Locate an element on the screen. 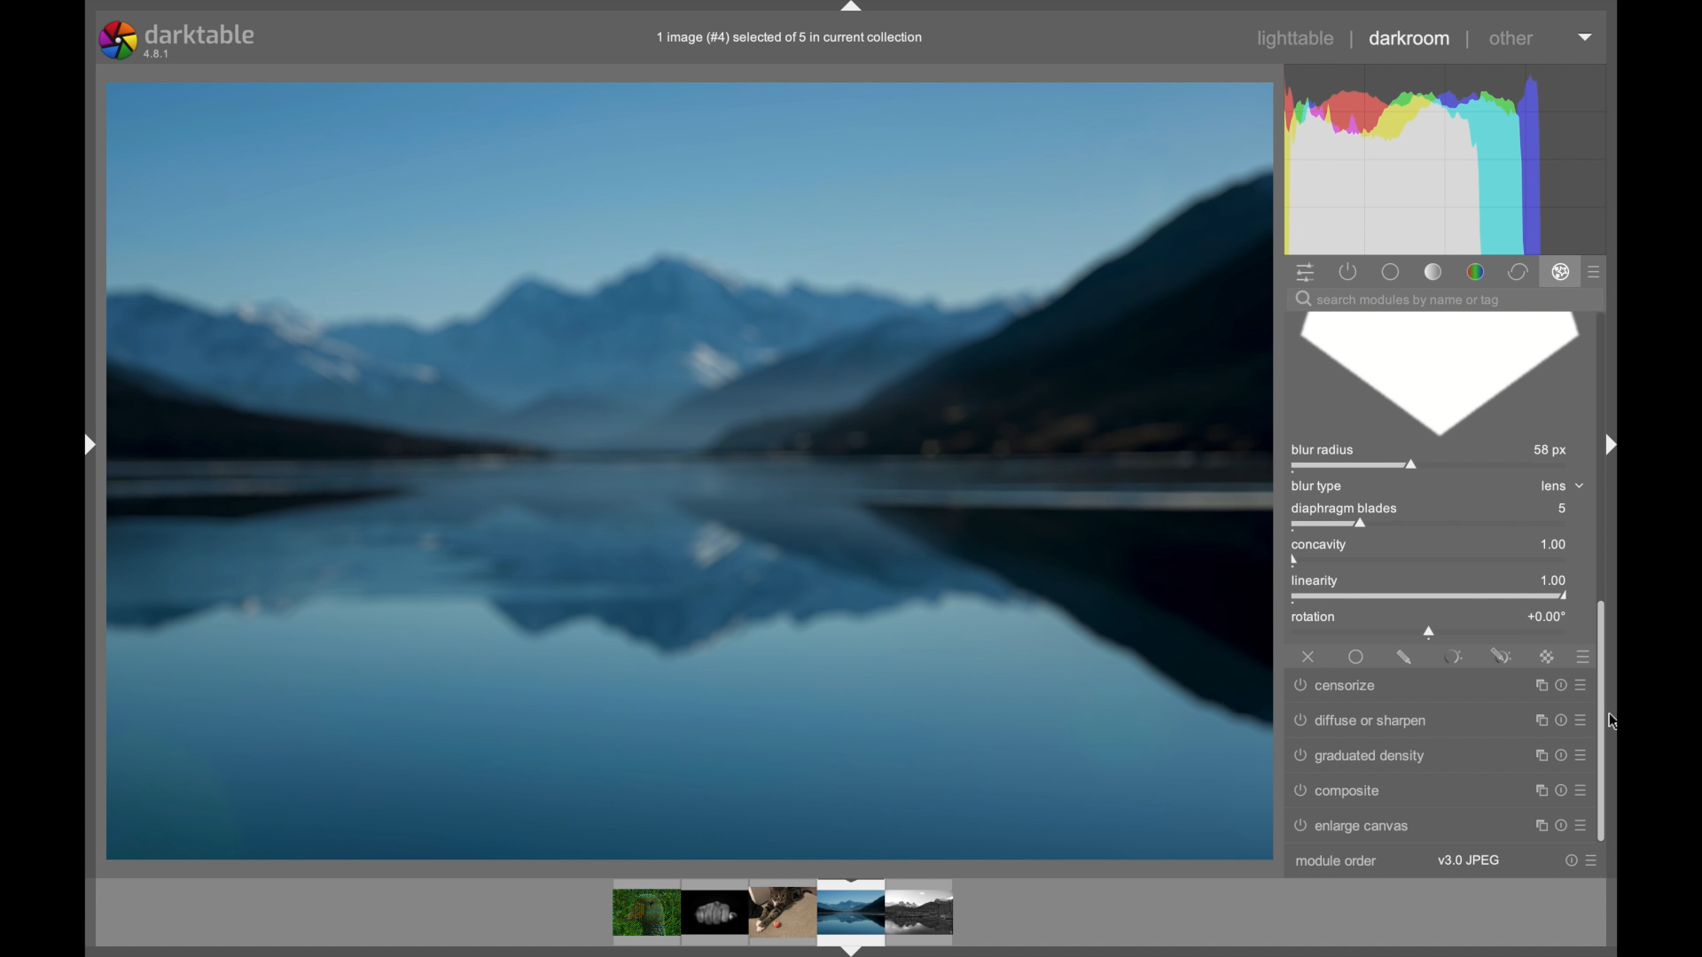 Image resolution: width=1702 pixels, height=957 pixels. darkroom is located at coordinates (1410, 38).